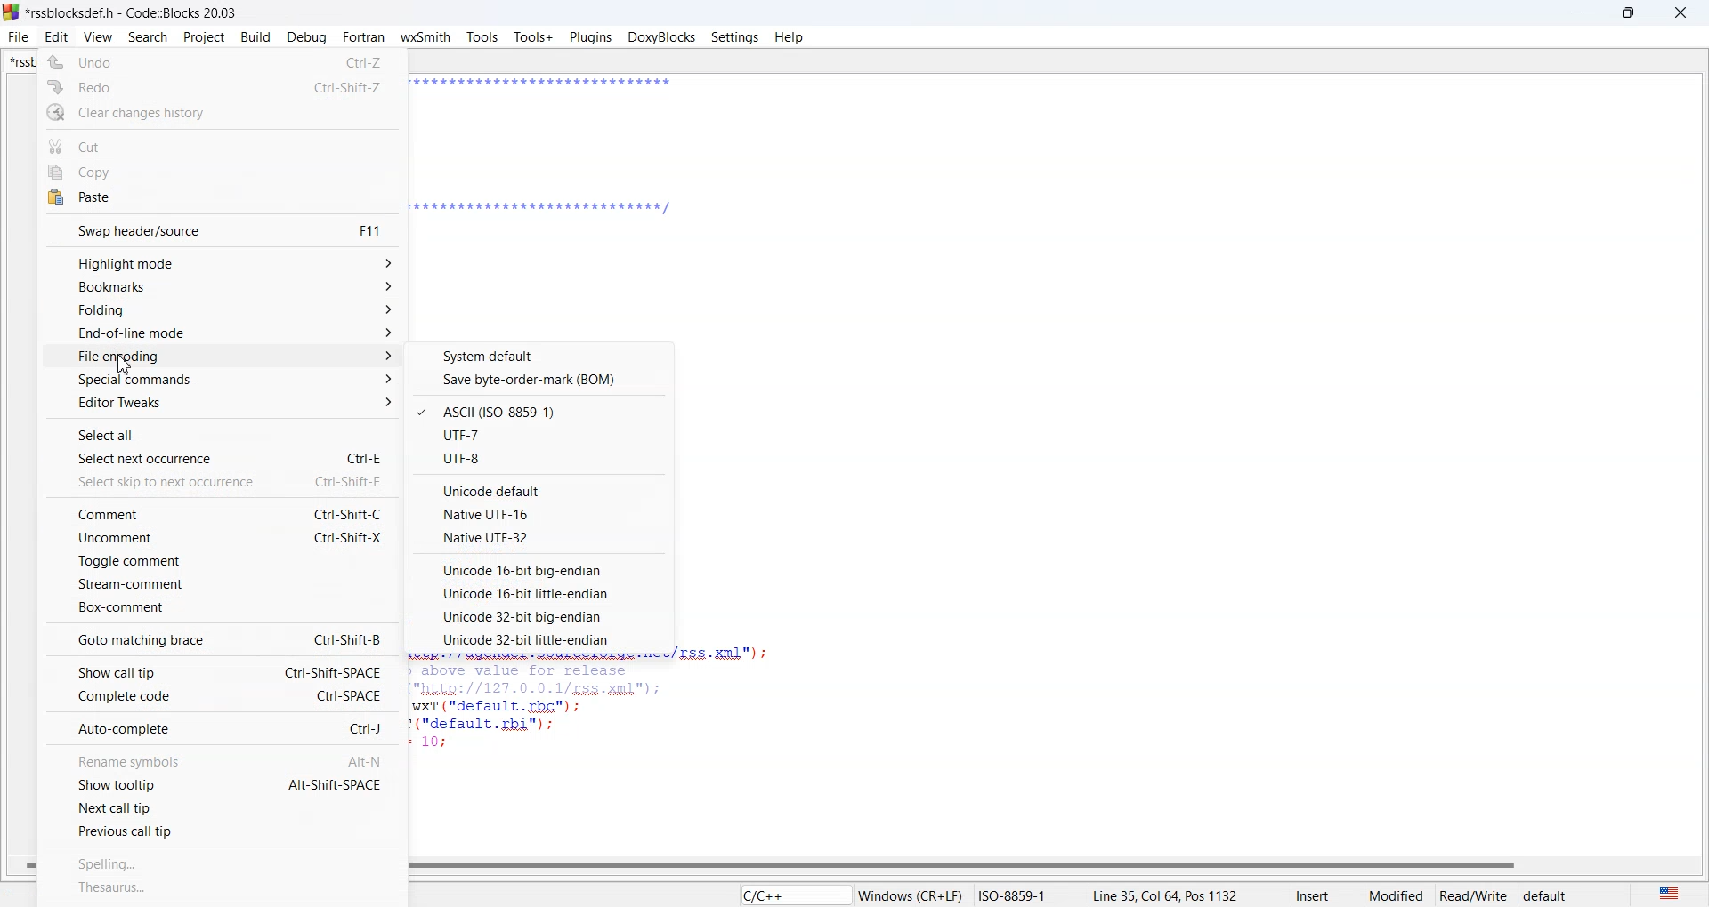 The image size is (1709, 907). Describe the element at coordinates (790, 36) in the screenshot. I see `Help` at that location.